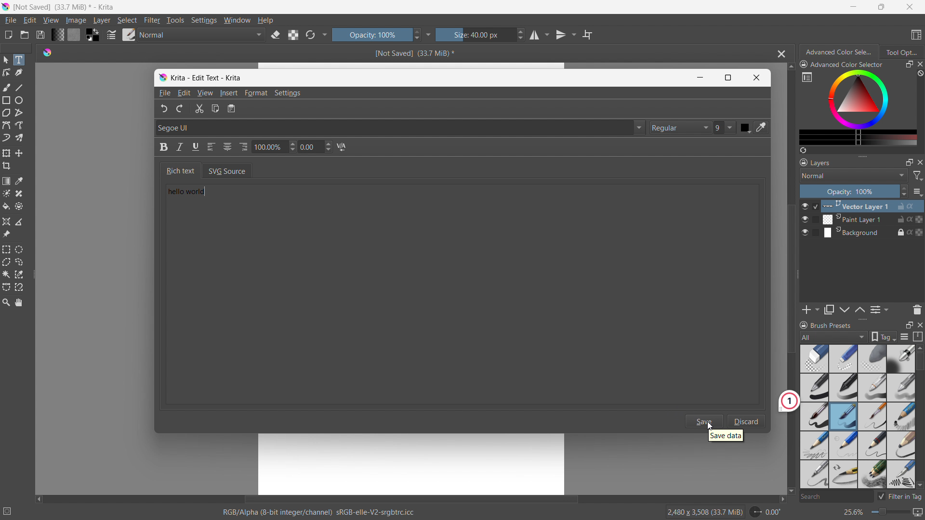  Describe the element at coordinates (790, 67) in the screenshot. I see `scroll up` at that location.